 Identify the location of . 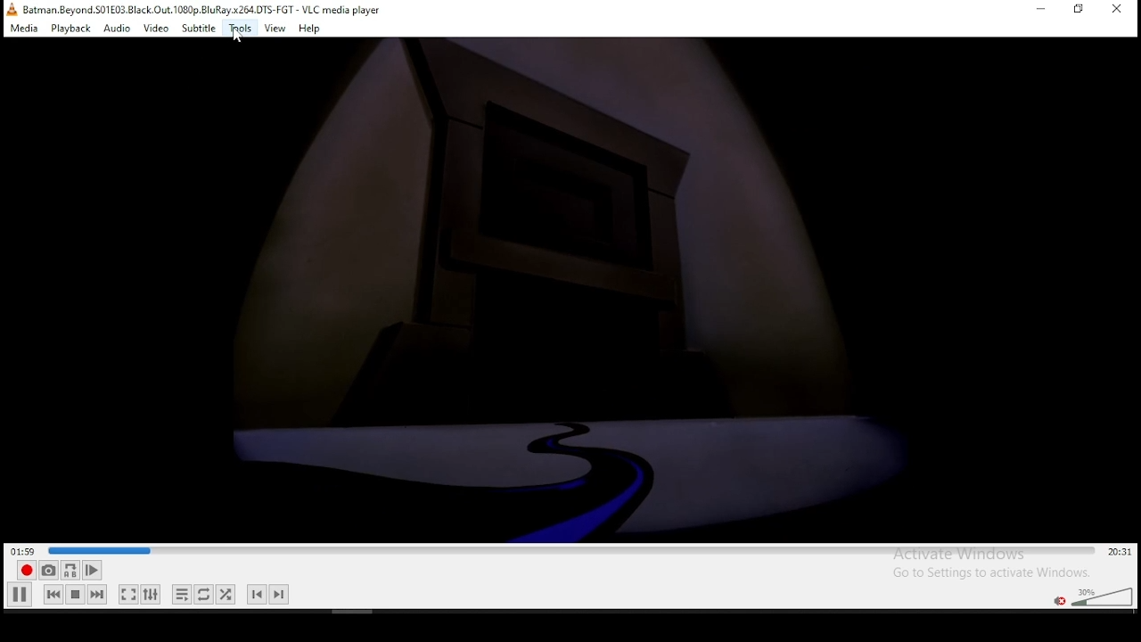
(576, 289).